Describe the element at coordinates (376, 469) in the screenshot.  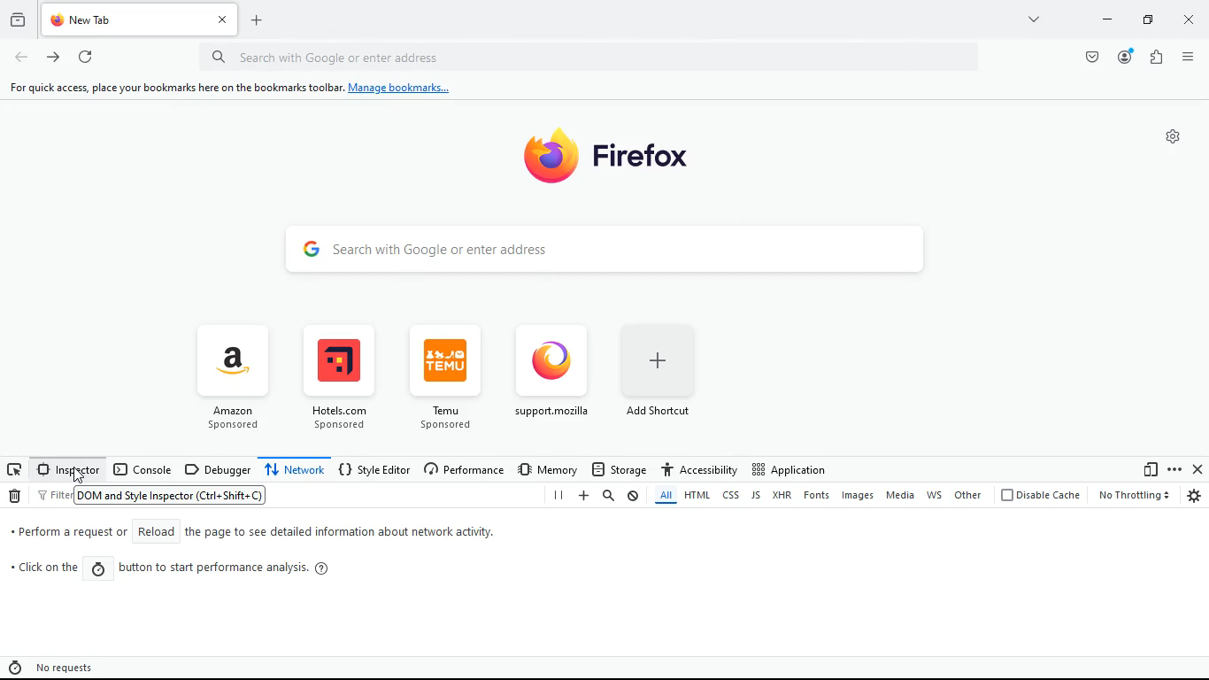
I see `style editor` at that location.